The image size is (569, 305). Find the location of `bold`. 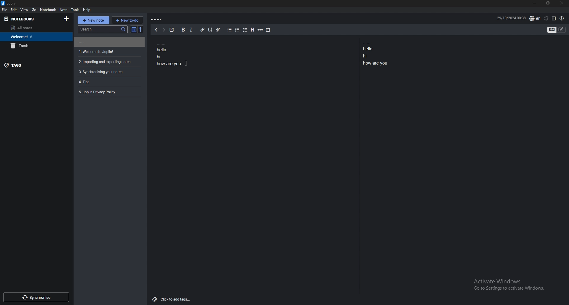

bold is located at coordinates (183, 30).